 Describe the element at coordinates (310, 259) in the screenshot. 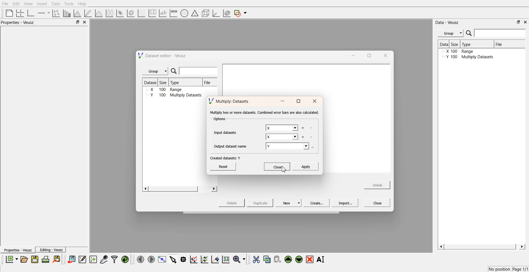

I see `remove the selected widgets` at that location.